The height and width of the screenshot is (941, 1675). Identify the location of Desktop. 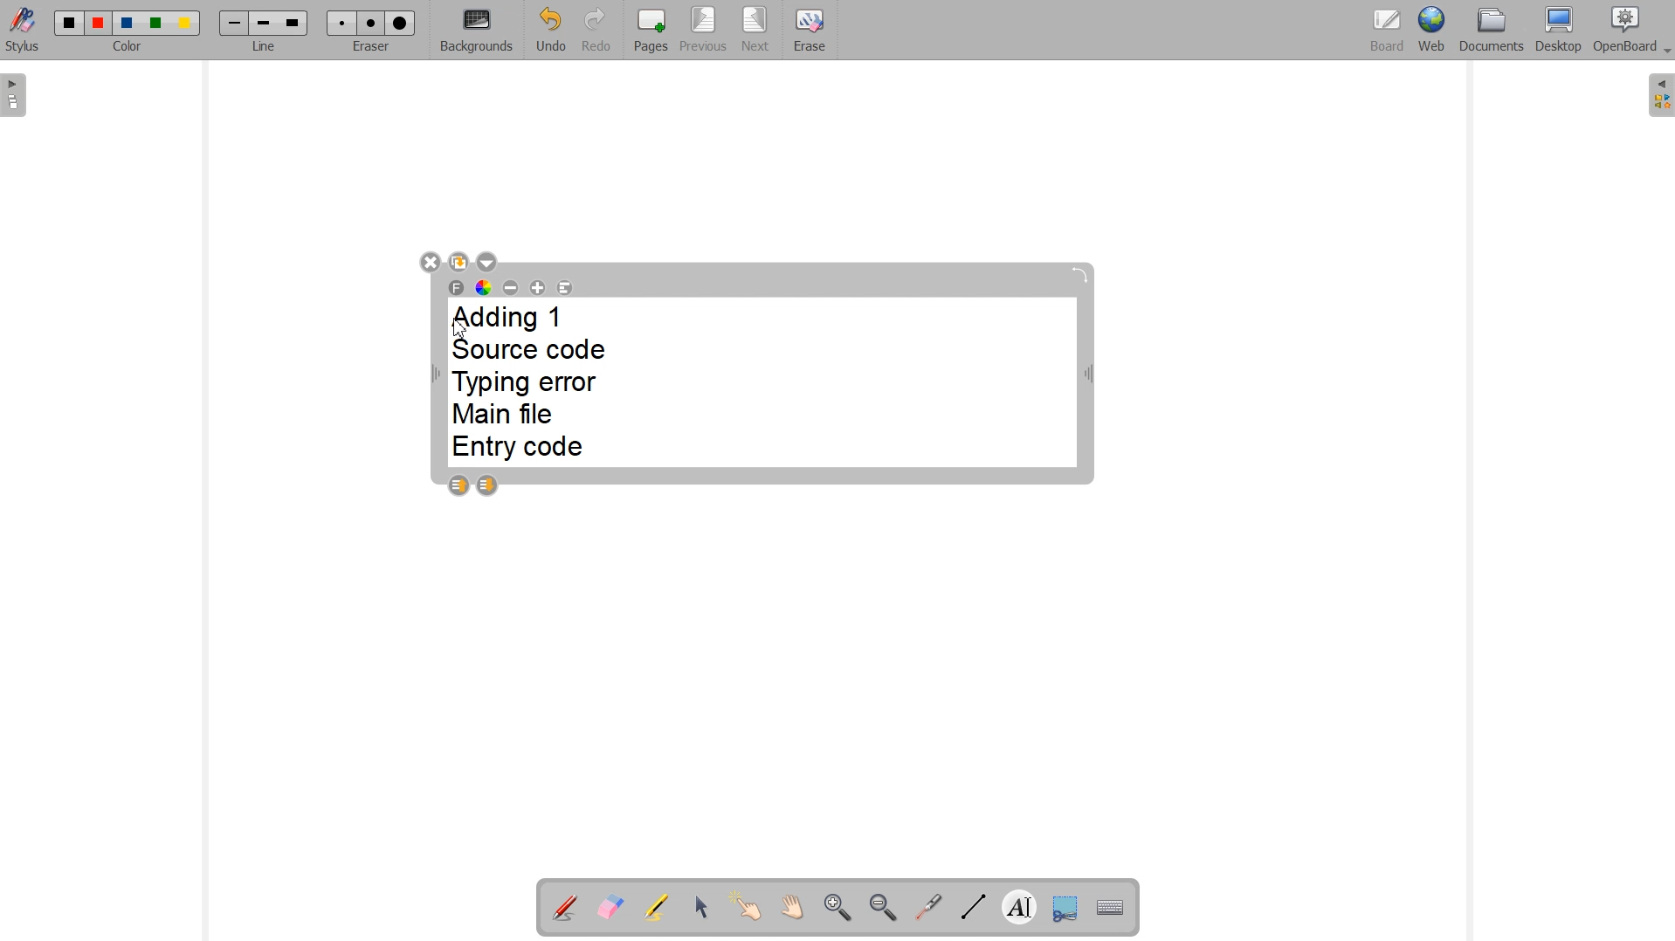
(1559, 31).